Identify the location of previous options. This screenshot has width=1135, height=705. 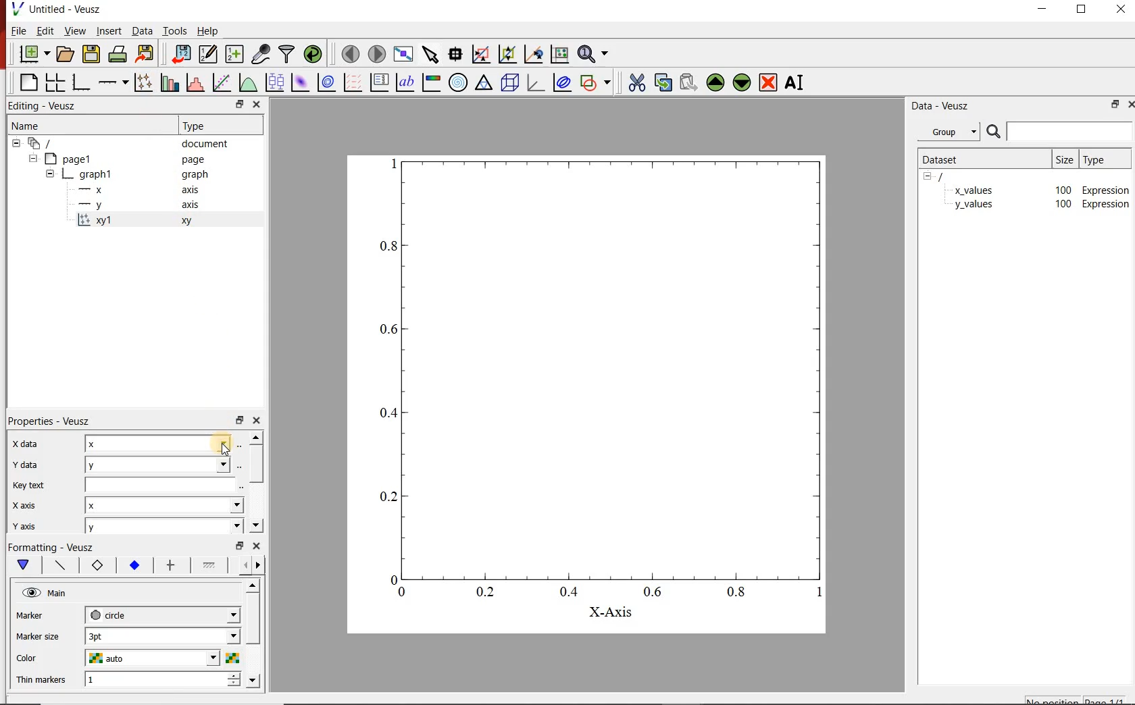
(243, 566).